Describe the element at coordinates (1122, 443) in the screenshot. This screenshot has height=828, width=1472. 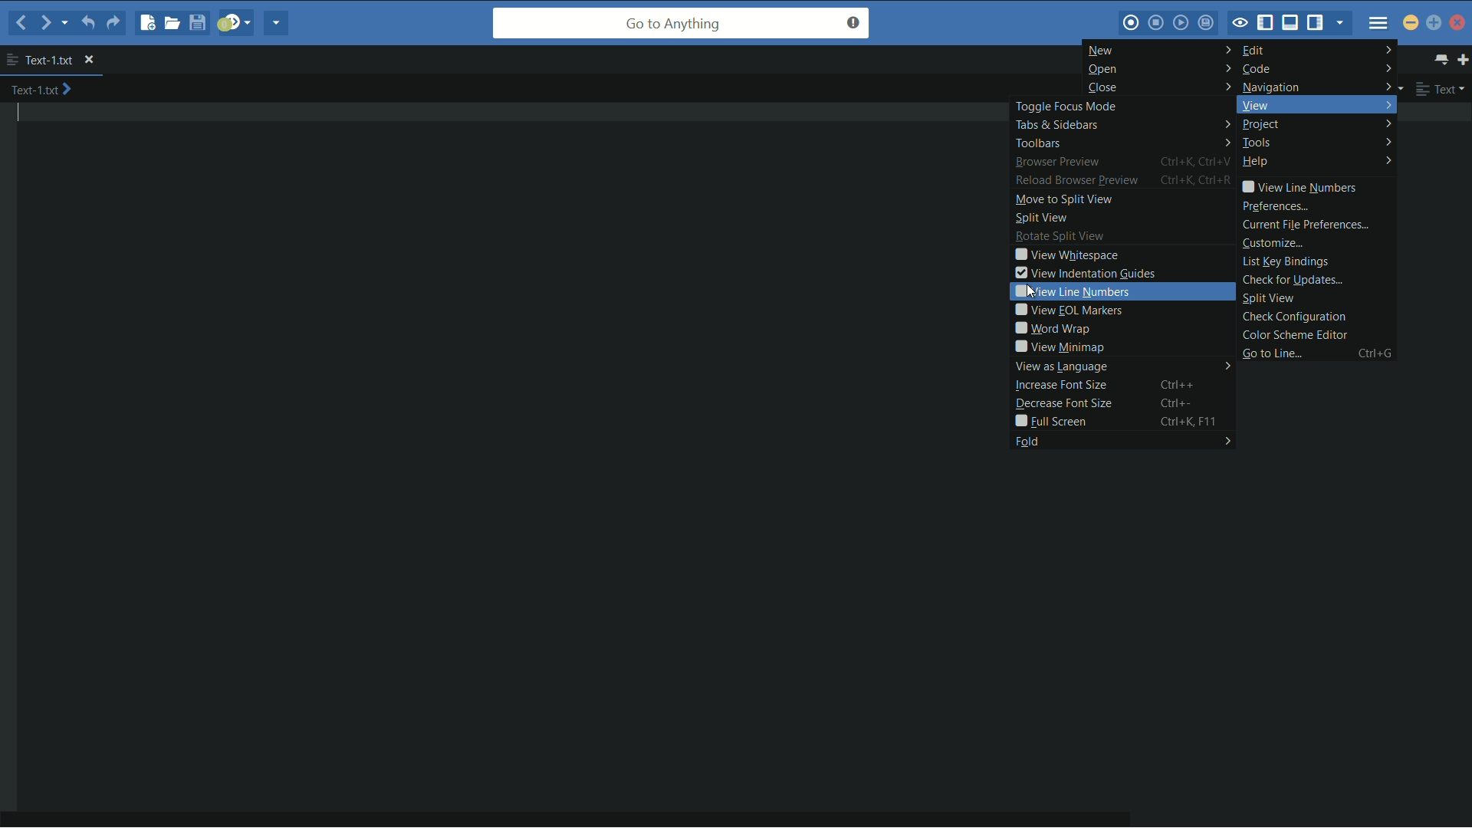
I see `fold` at that location.